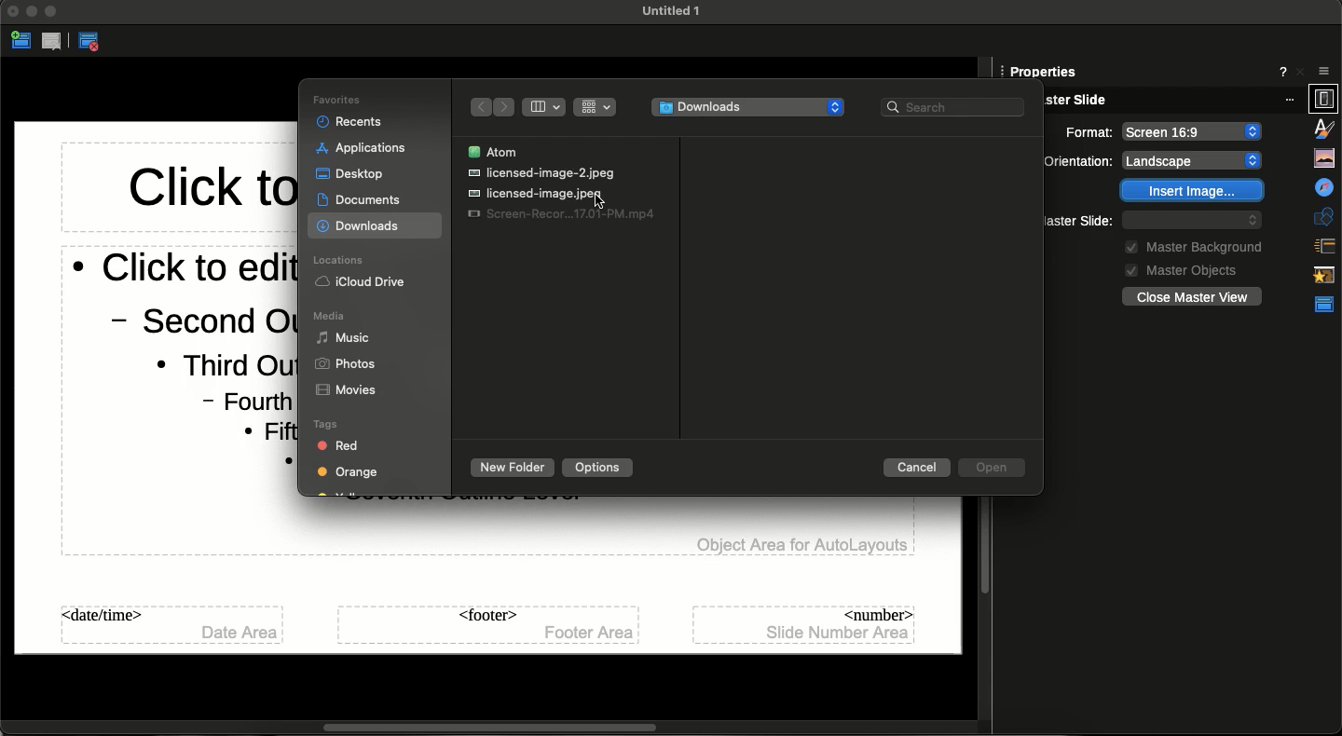 The height and width of the screenshot is (736, 1342). I want to click on Shapes, so click(1324, 184).